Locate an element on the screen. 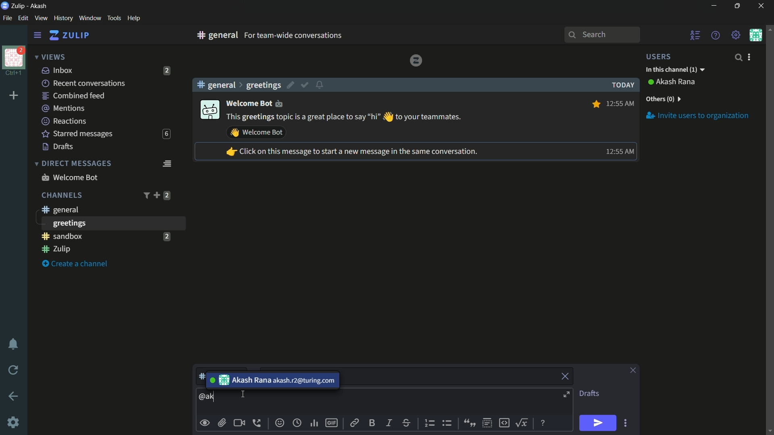 The image size is (774, 435). add video call is located at coordinates (239, 423).